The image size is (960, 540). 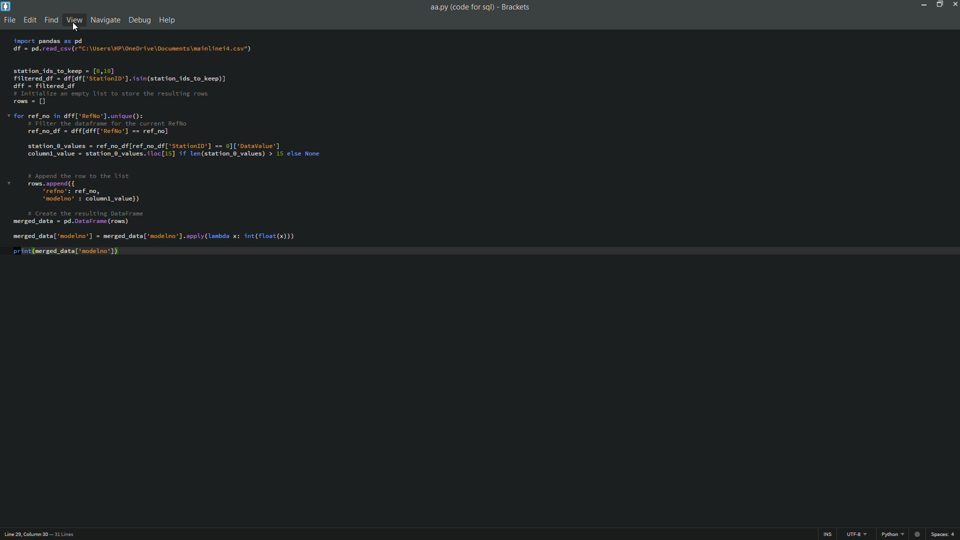 I want to click on minimize button, so click(x=924, y=5).